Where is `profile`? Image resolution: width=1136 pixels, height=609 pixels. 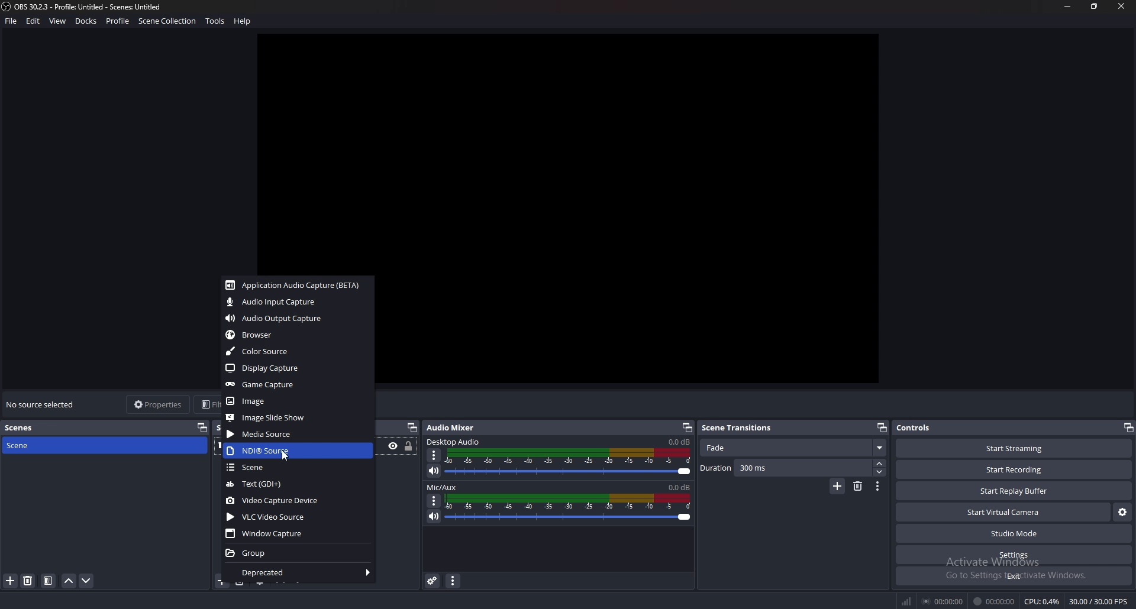 profile is located at coordinates (118, 21).